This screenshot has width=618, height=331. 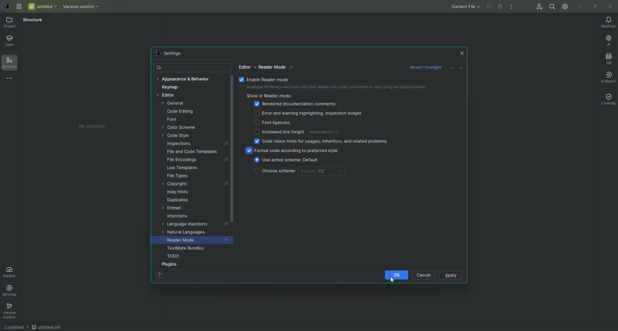 I want to click on Code Editing, so click(x=178, y=112).